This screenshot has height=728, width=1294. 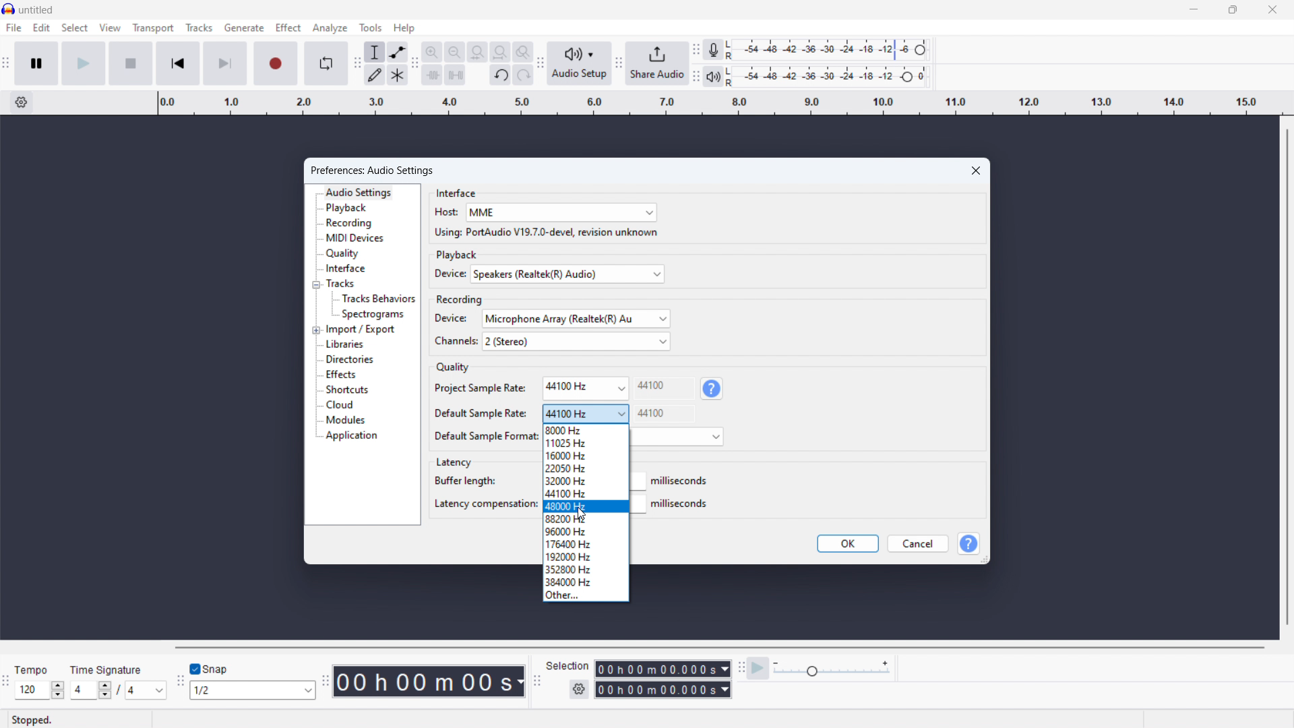 What do you see at coordinates (178, 63) in the screenshot?
I see `skip to start` at bounding box center [178, 63].